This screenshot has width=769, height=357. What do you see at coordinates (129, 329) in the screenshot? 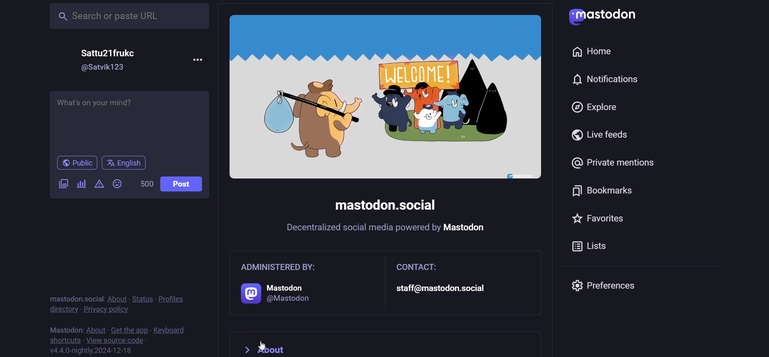
I see `get the app` at bounding box center [129, 329].